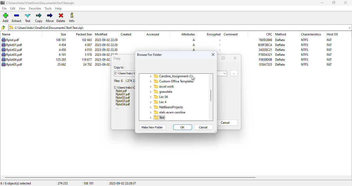 Image resolution: width=352 pixels, height=186 pixels. I want to click on  comment, so click(231, 34).